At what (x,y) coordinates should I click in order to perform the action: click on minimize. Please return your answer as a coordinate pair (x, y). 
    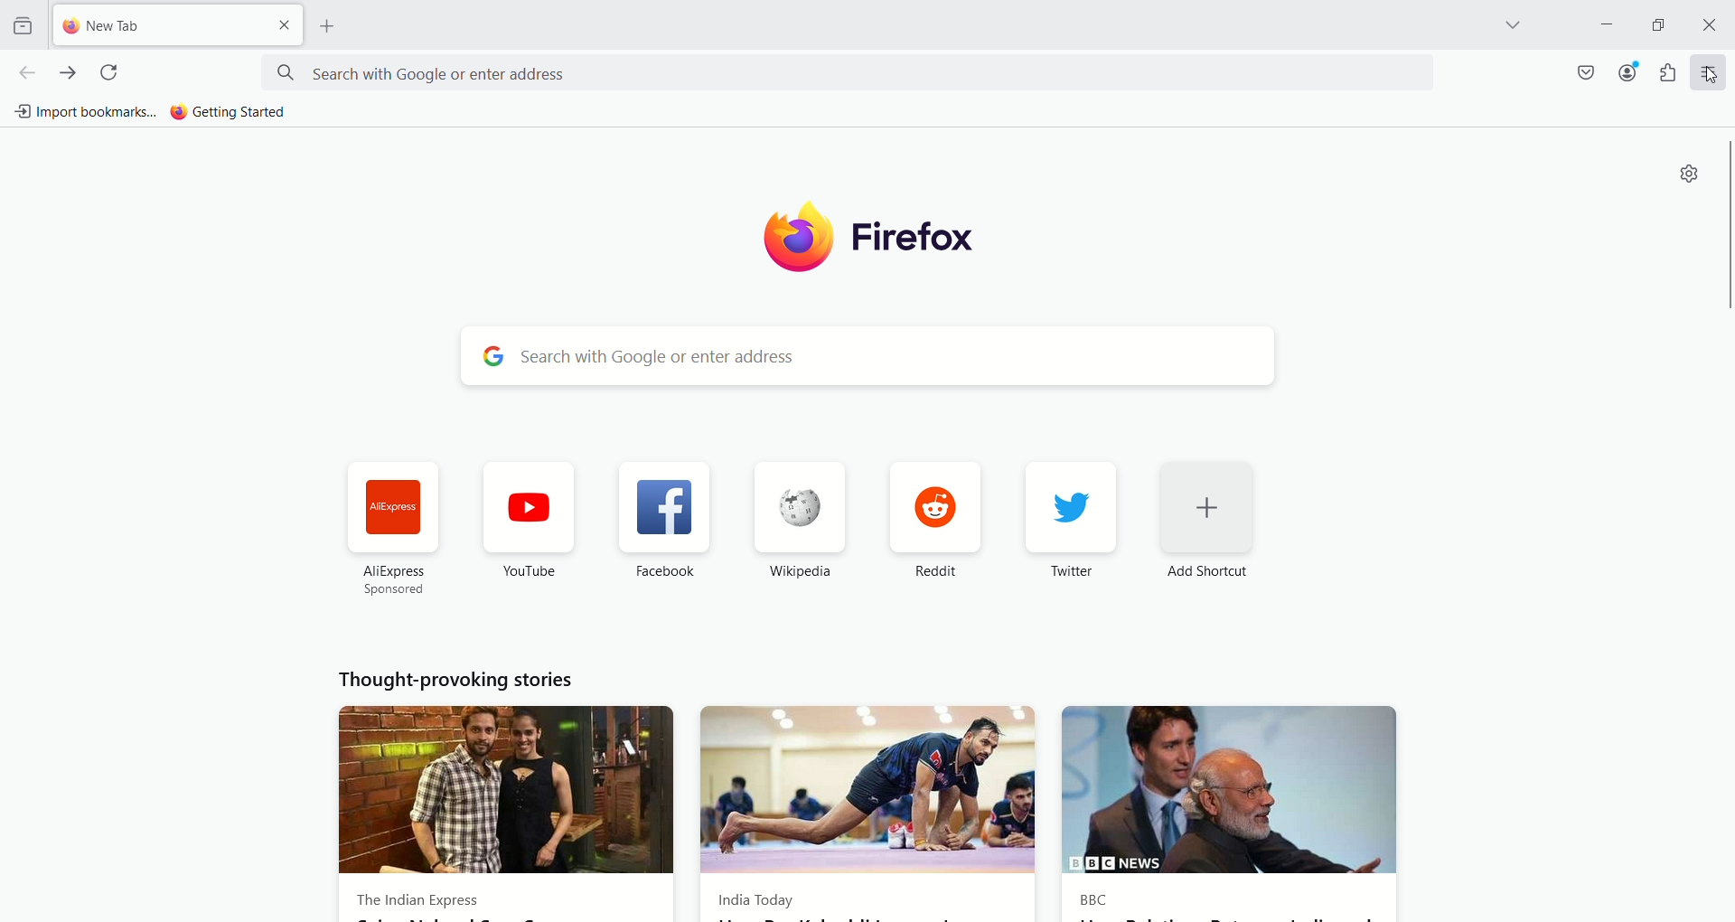
    Looking at the image, I should click on (1604, 24).